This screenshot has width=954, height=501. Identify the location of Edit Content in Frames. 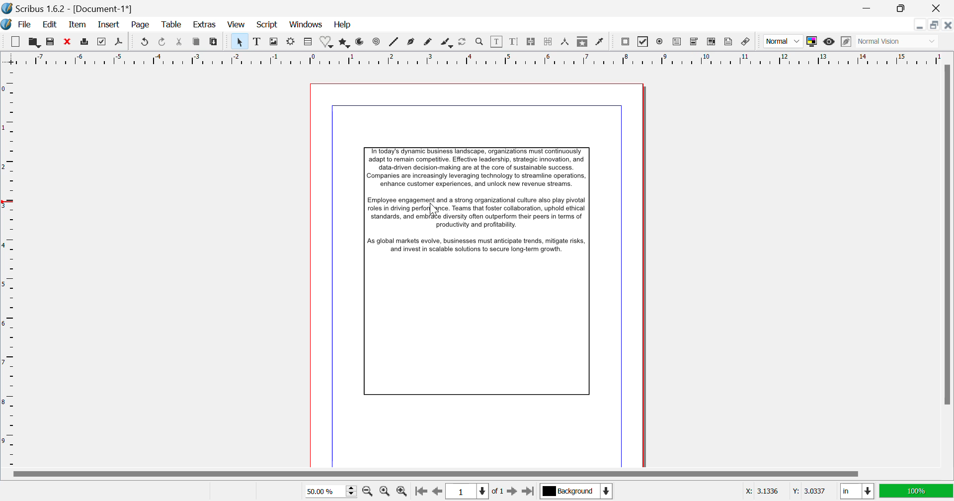
(497, 42).